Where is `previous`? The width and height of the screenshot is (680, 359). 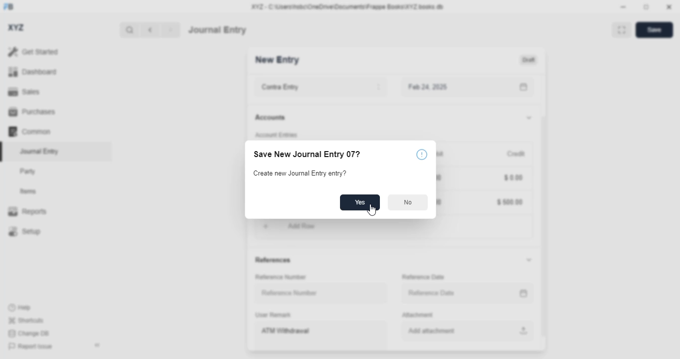 previous is located at coordinates (150, 30).